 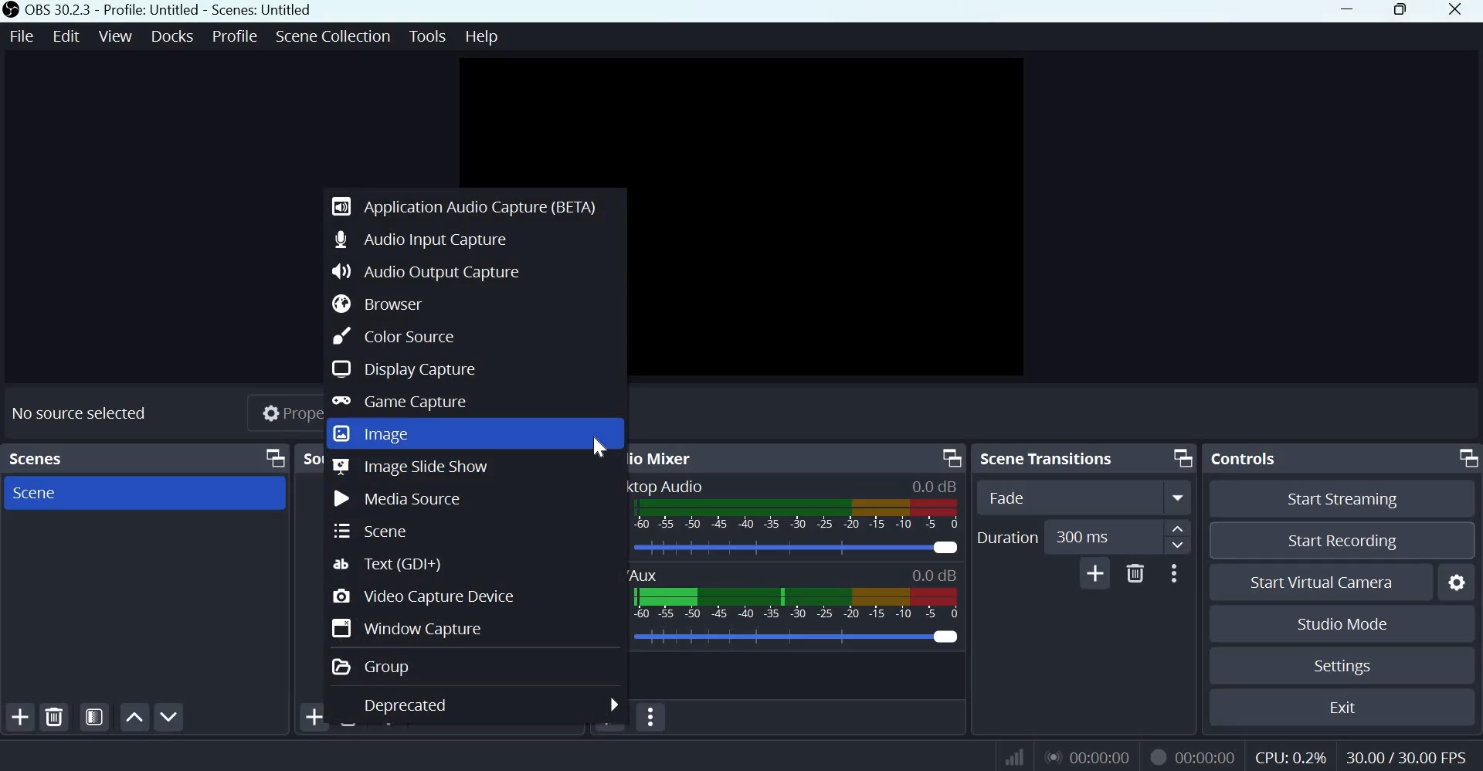 What do you see at coordinates (426, 596) in the screenshot?
I see `Video Capture Device` at bounding box center [426, 596].